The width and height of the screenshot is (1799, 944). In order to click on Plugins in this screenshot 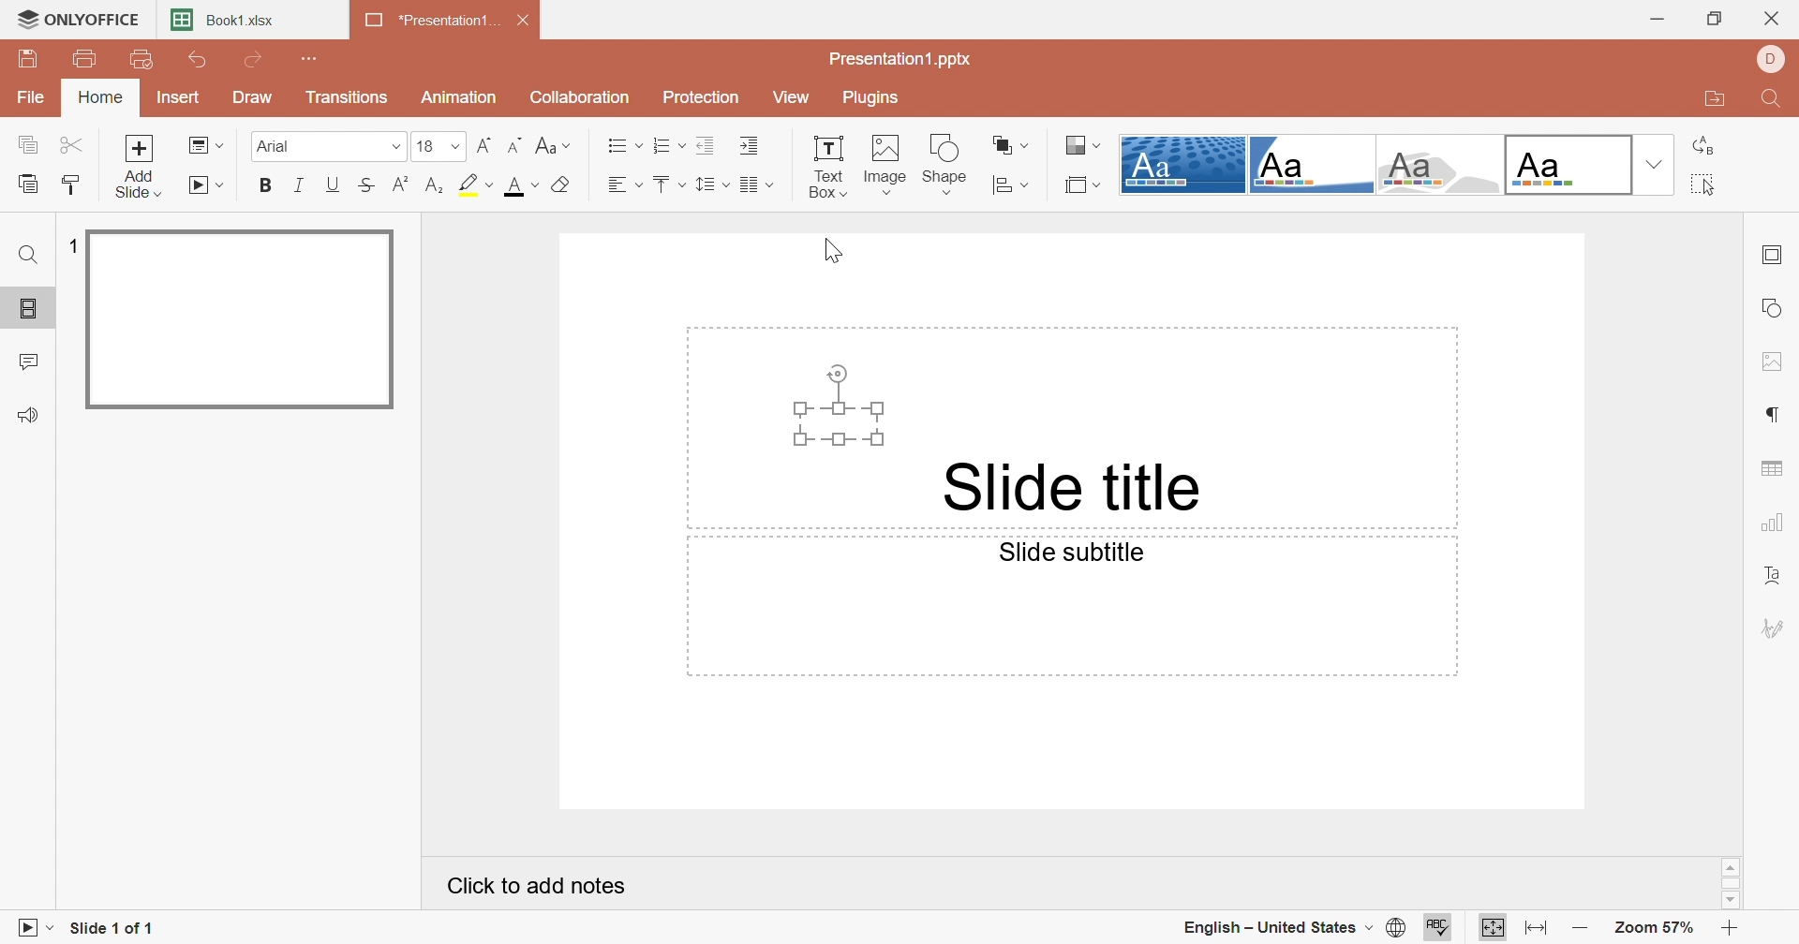, I will do `click(870, 97)`.